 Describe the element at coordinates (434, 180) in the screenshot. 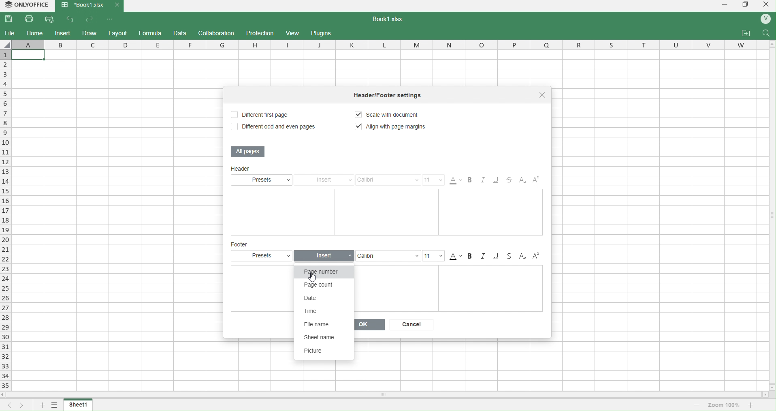

I see `Size` at that location.